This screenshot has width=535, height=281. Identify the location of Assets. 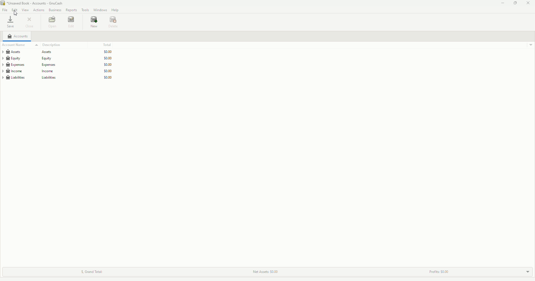
(58, 52).